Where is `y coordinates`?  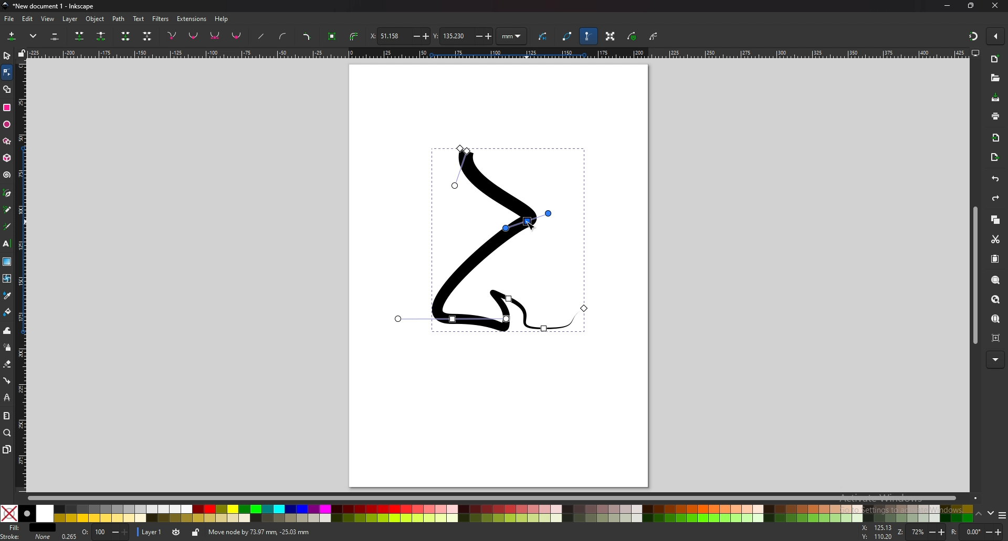 y coordinates is located at coordinates (462, 36).